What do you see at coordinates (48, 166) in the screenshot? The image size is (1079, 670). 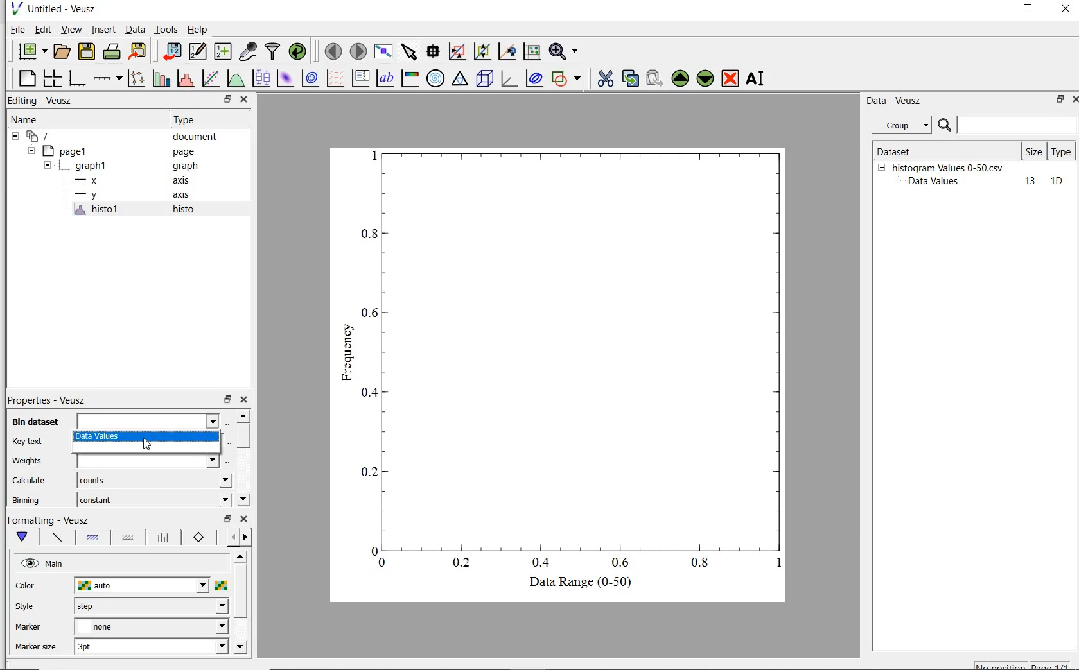 I see `hide` at bounding box center [48, 166].